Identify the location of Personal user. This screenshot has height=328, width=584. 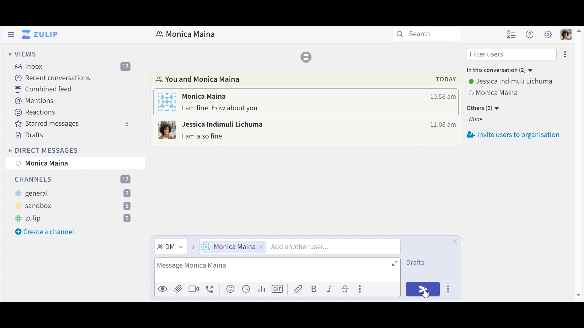
(566, 34).